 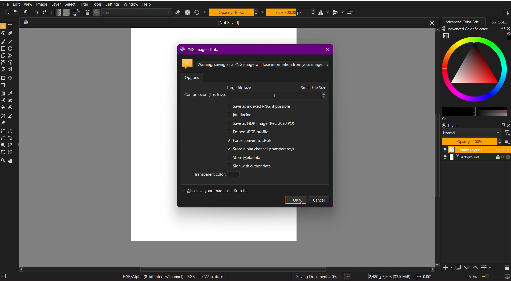 I want to click on Pointer, so click(x=3, y=26).